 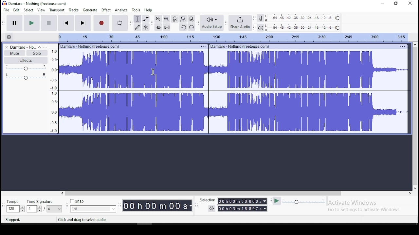 What do you see at coordinates (77, 201) in the screenshot?
I see `snap button` at bounding box center [77, 201].